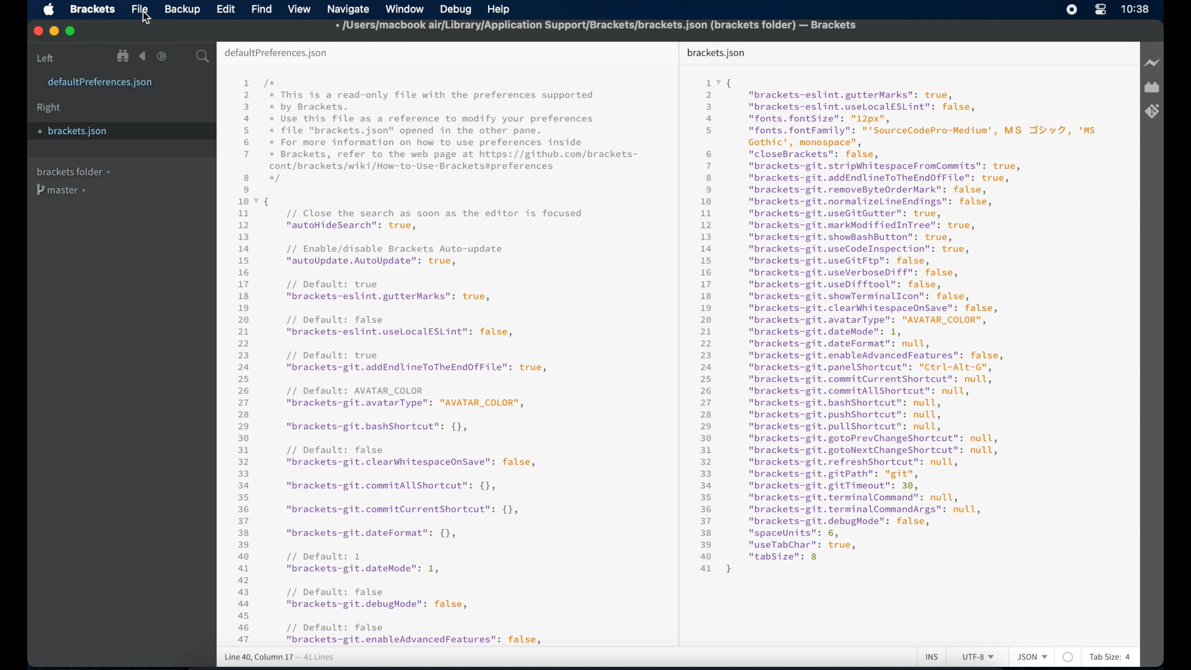 The height and width of the screenshot is (670, 1191). What do you see at coordinates (141, 10) in the screenshot?
I see `file` at bounding box center [141, 10].